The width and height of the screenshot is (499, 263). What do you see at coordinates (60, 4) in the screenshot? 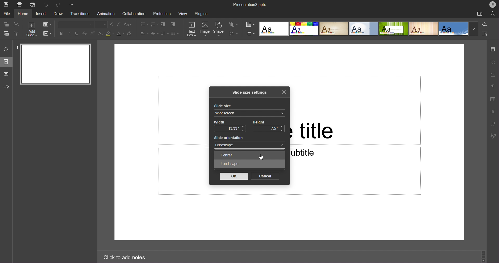
I see `Redo` at bounding box center [60, 4].